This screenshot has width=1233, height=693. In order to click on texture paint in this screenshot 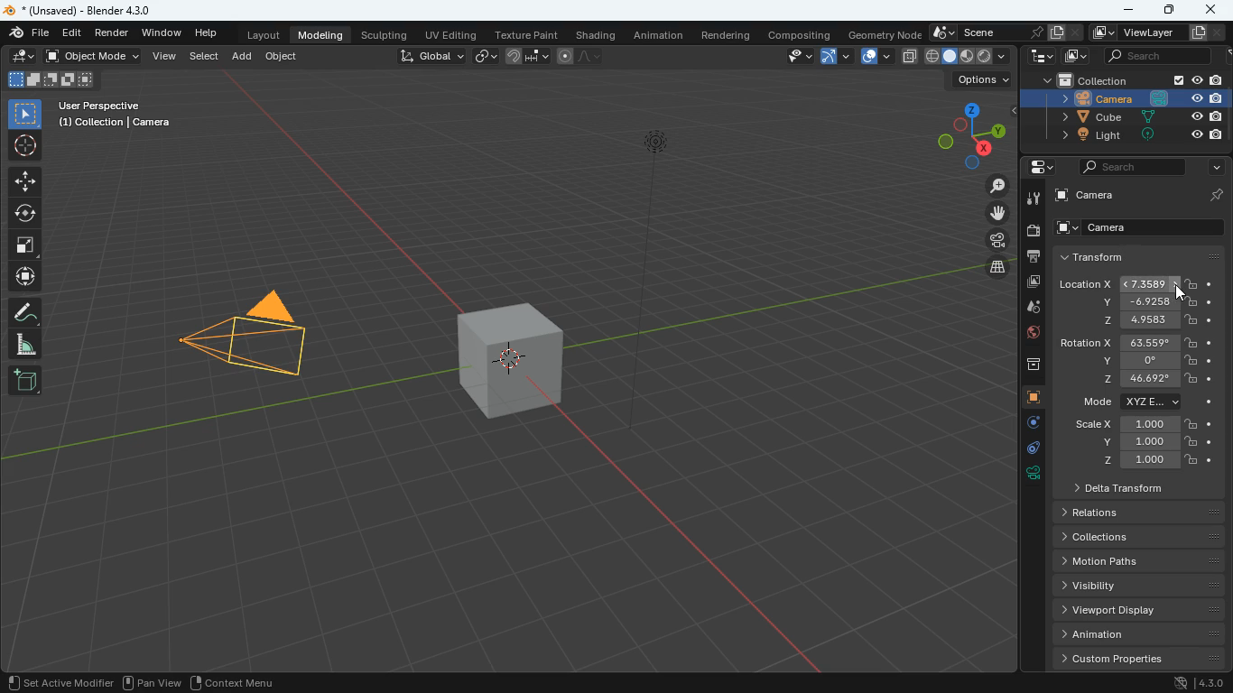, I will do `click(526, 34)`.